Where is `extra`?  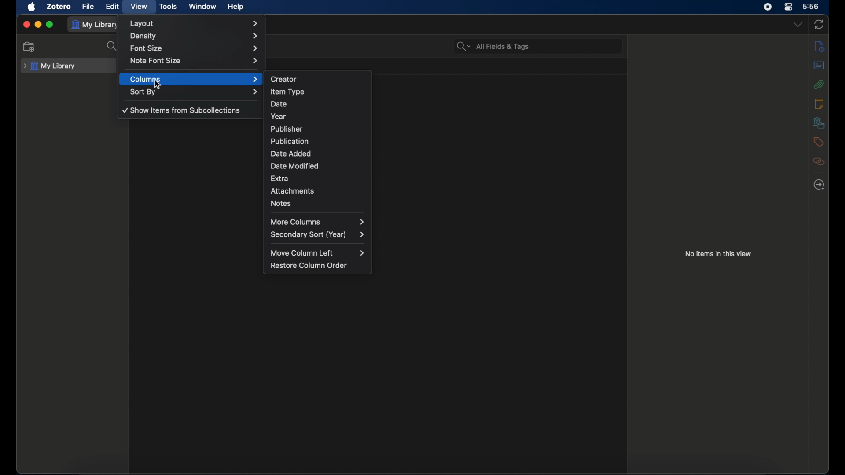
extra is located at coordinates (319, 177).